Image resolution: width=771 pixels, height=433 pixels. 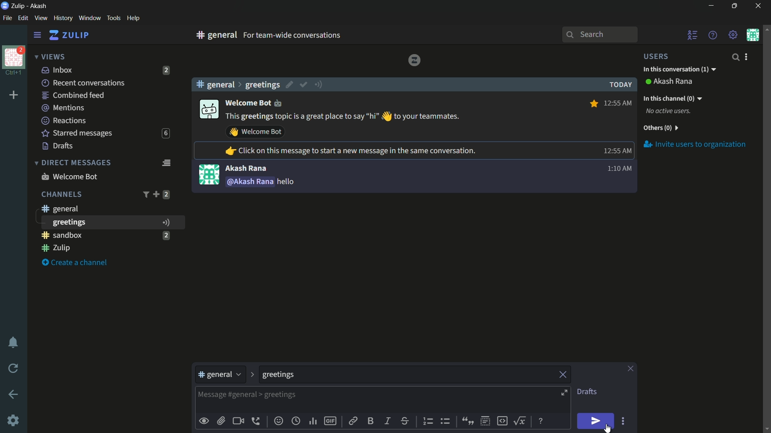 What do you see at coordinates (255, 132) in the screenshot?
I see `Send wave emoji to welcome bot` at bounding box center [255, 132].